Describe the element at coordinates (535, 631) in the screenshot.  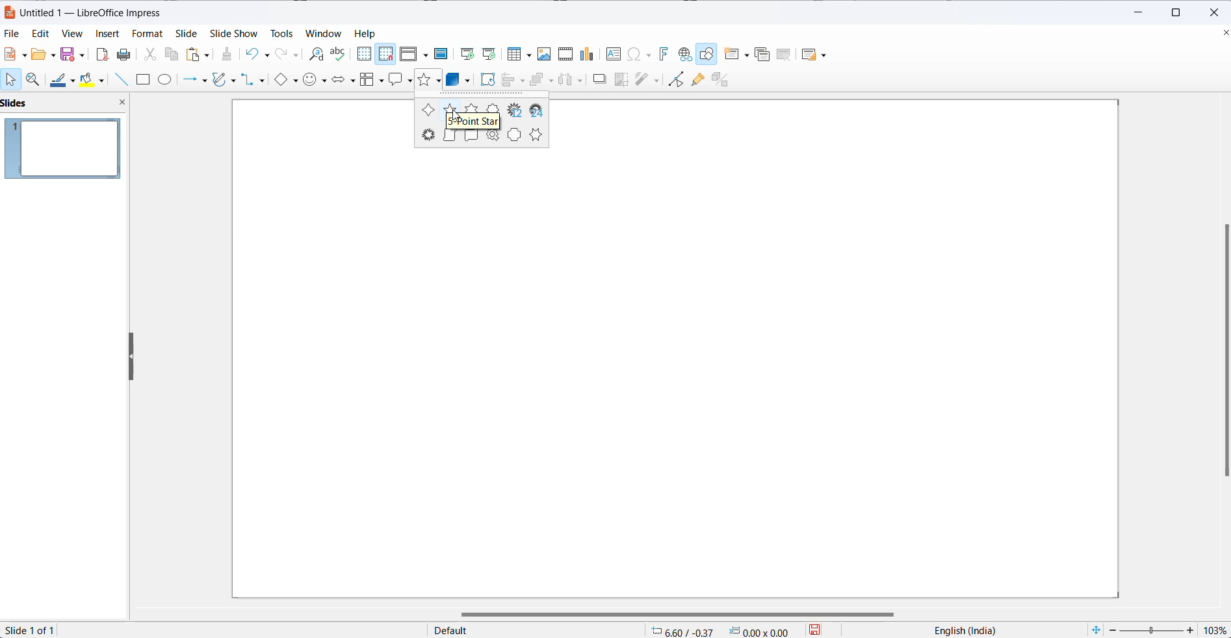
I see `page type` at that location.